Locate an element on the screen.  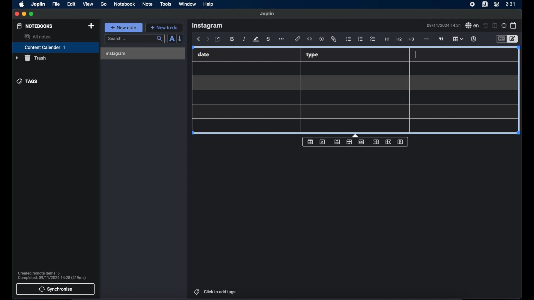
note properties is located at coordinates (504, 25).